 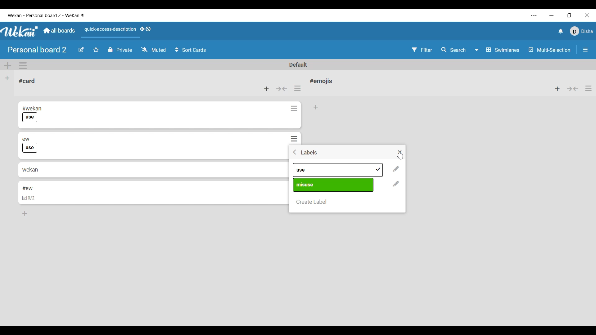 I want to click on Close settings, so click(x=400, y=152).